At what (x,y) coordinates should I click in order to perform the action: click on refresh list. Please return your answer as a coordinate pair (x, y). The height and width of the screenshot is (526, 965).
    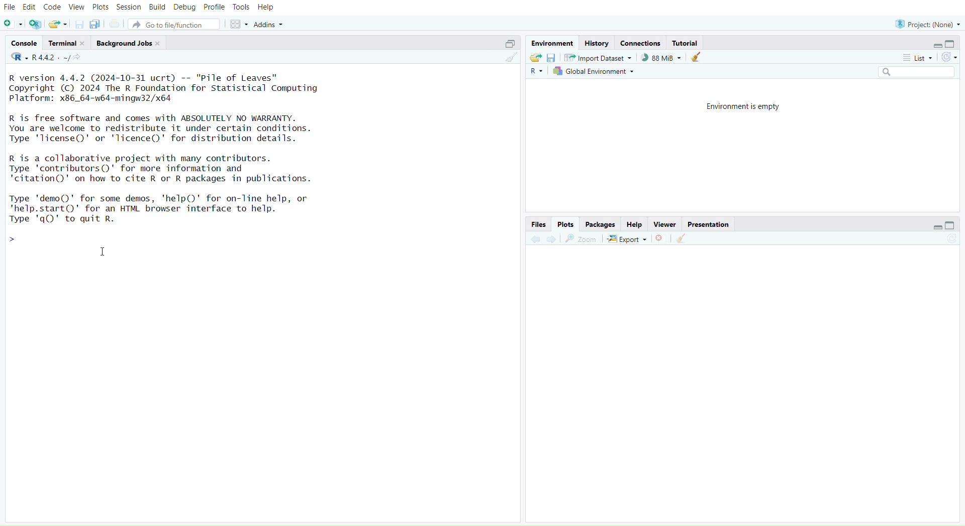
    Looking at the image, I should click on (947, 58).